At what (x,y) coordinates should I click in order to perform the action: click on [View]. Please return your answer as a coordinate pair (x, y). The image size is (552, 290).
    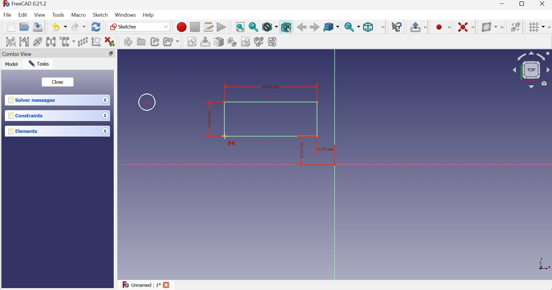
    Looking at the image, I should click on (382, 27).